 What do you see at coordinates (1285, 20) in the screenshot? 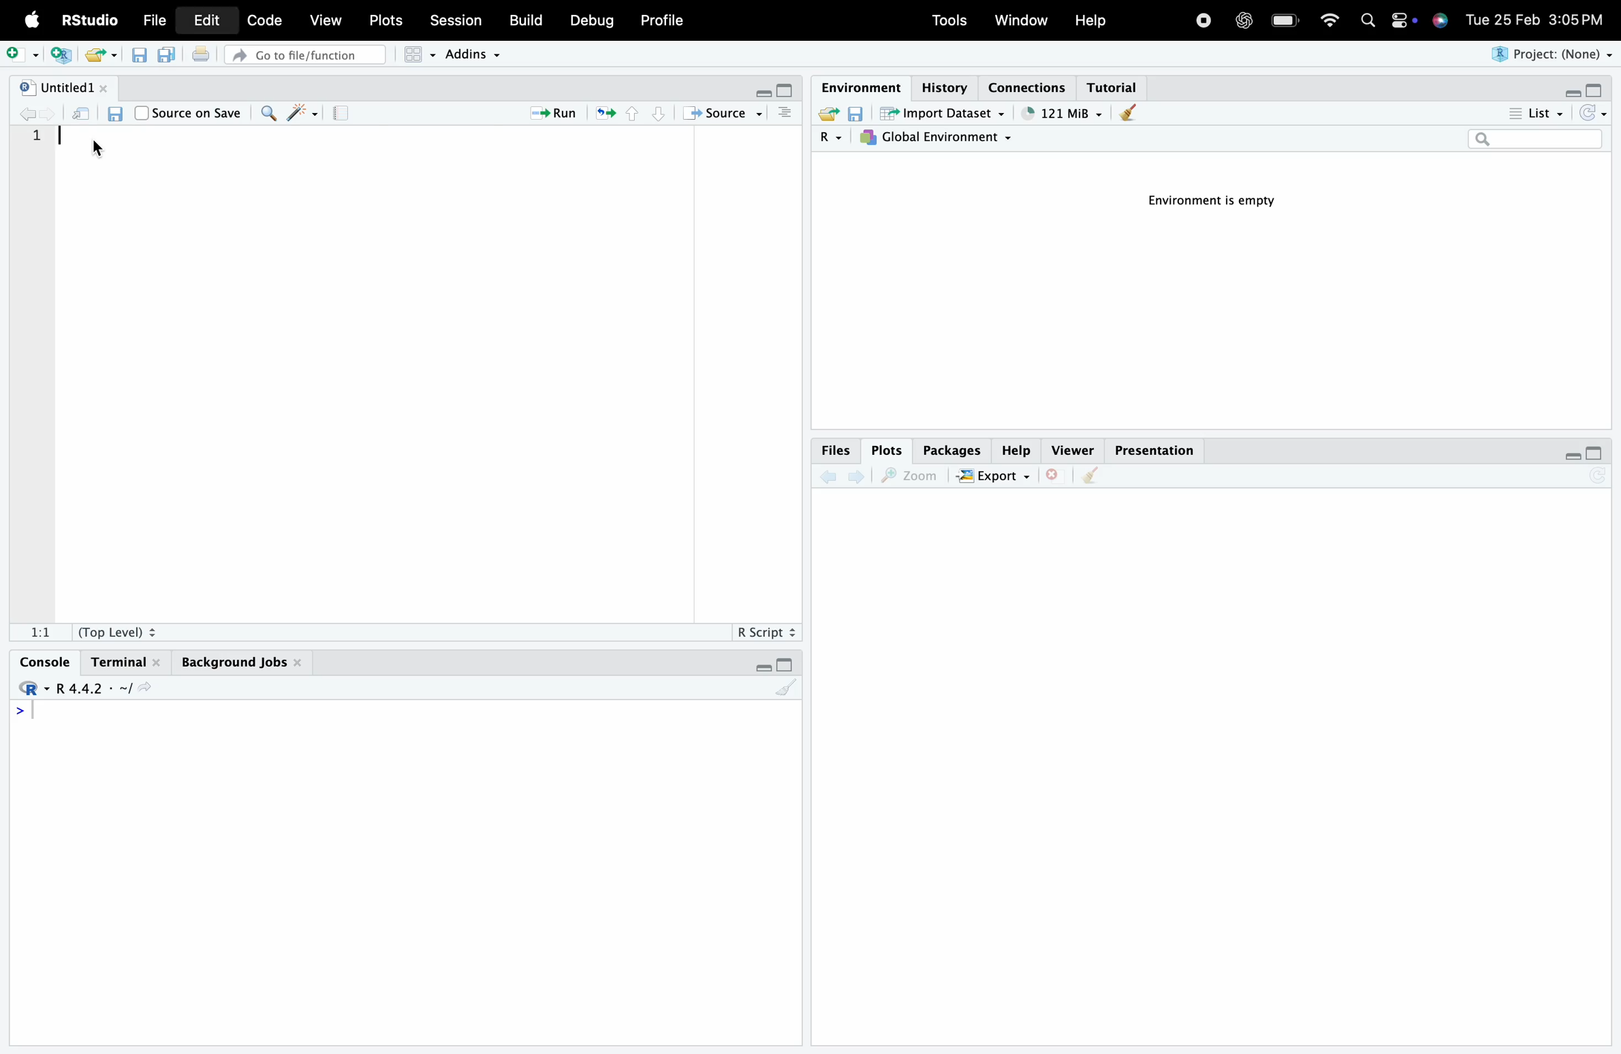
I see `Charging` at bounding box center [1285, 20].